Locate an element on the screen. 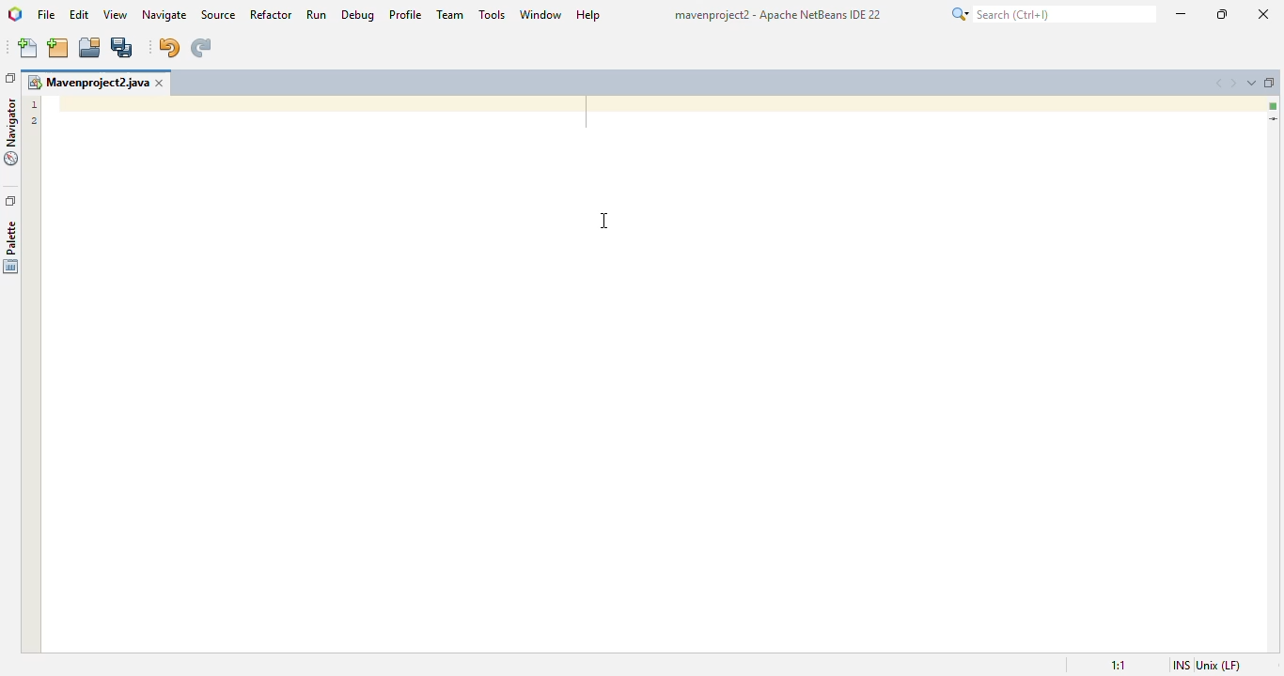 Image resolution: width=1284 pixels, height=676 pixels. edit is located at coordinates (79, 14).